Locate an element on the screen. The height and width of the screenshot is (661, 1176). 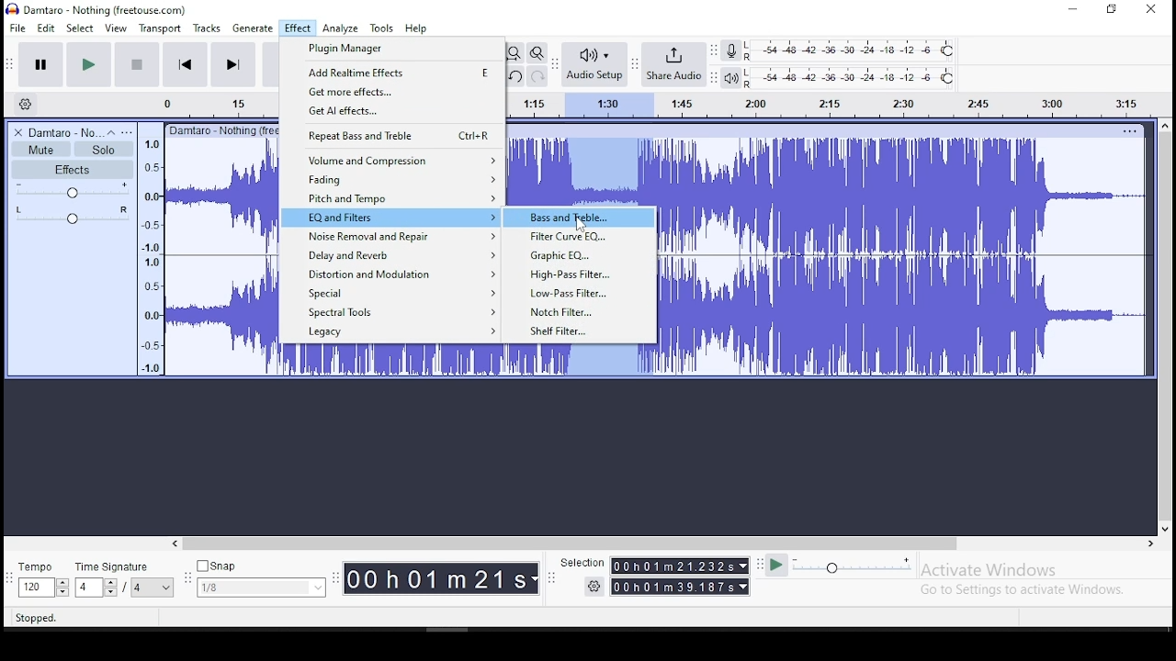
00 h 01 m 39.187s is located at coordinates (673, 587).